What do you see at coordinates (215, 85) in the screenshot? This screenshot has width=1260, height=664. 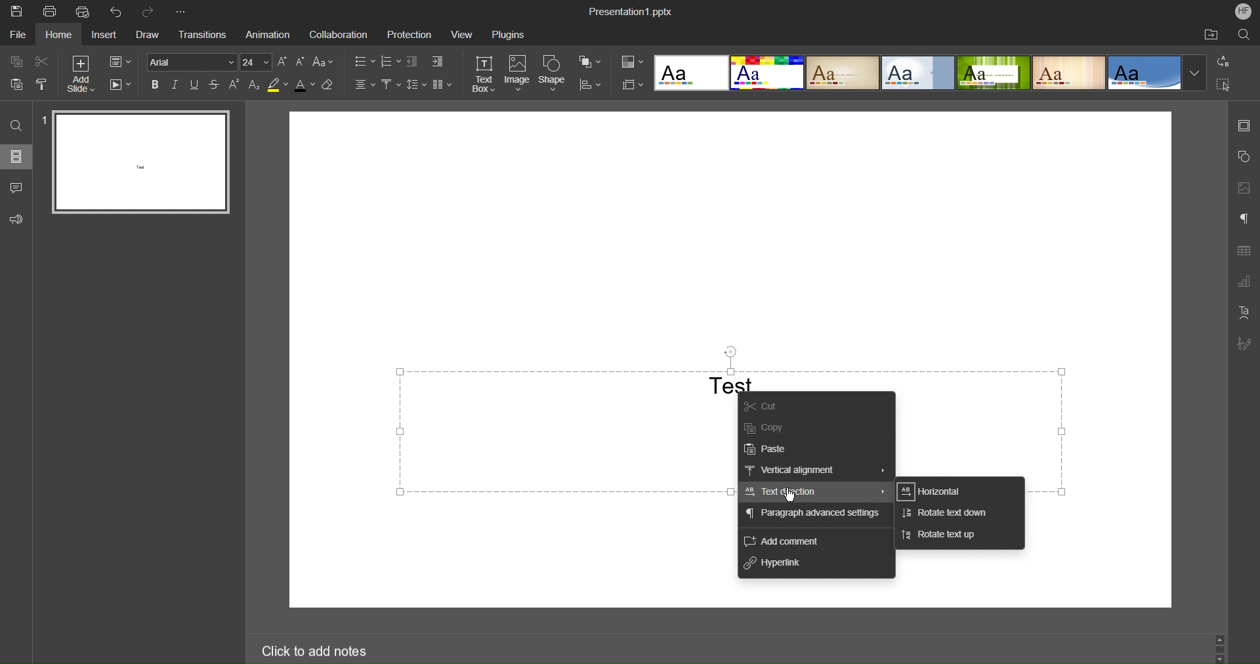 I see `Strikethrough` at bounding box center [215, 85].